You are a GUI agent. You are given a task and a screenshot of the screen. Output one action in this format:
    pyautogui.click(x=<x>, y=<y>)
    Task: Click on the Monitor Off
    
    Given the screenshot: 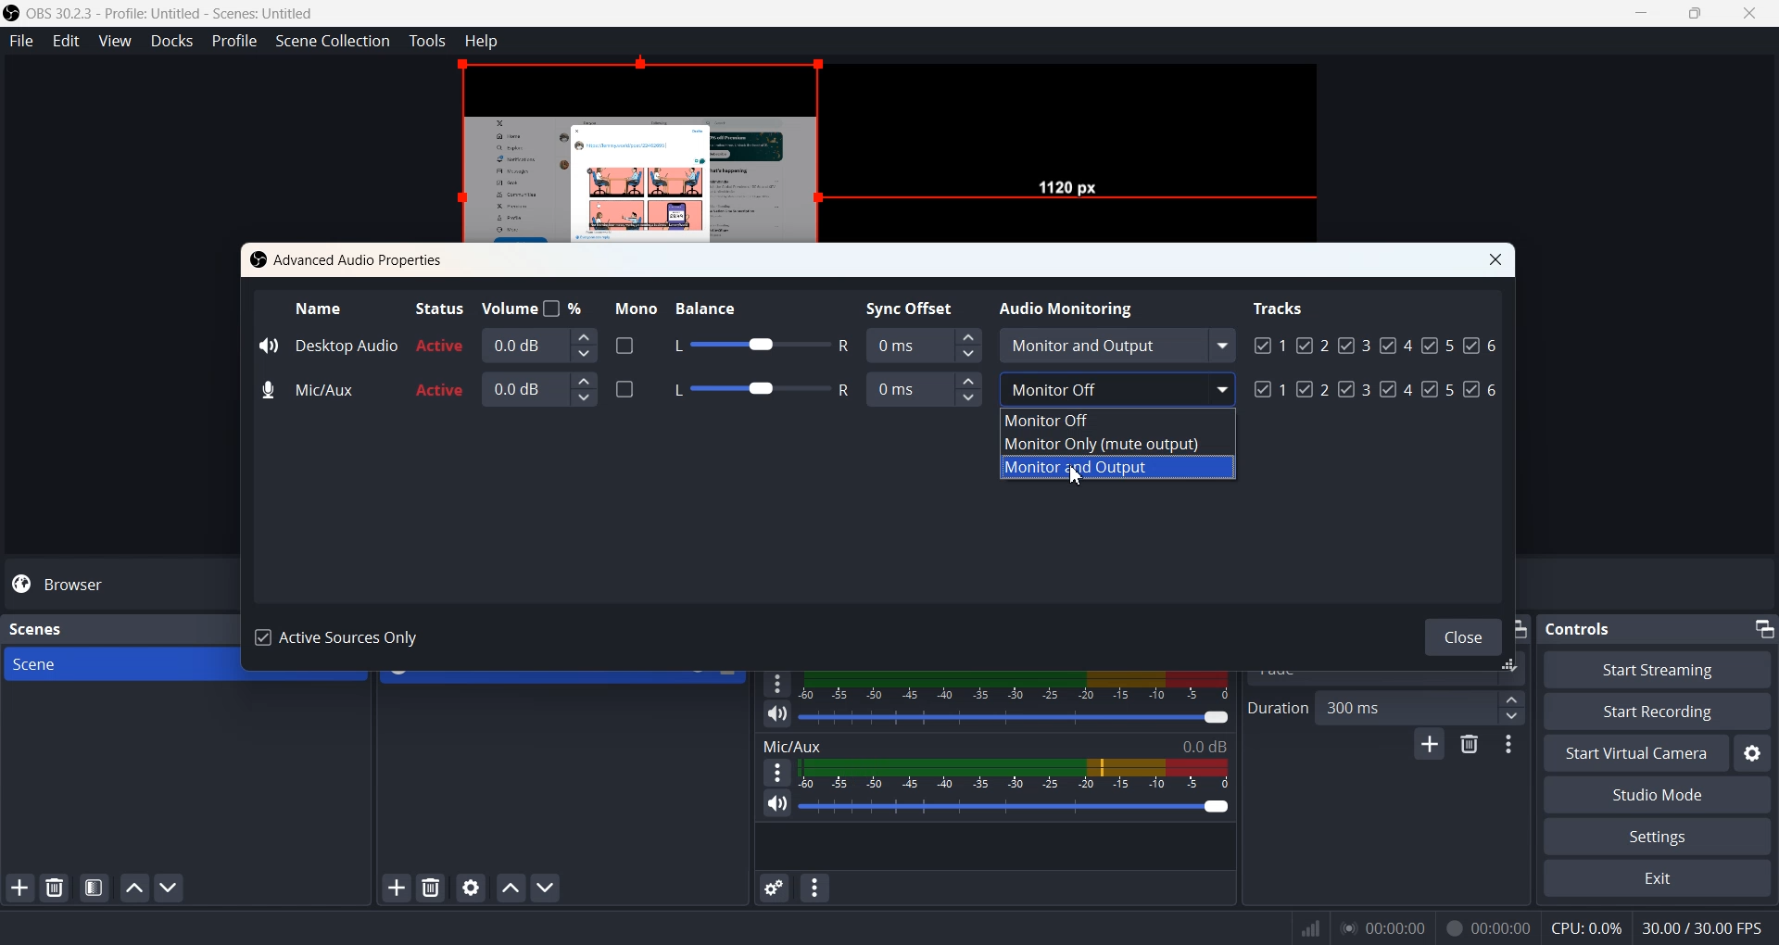 What is the action you would take?
    pyautogui.click(x=1118, y=419)
    